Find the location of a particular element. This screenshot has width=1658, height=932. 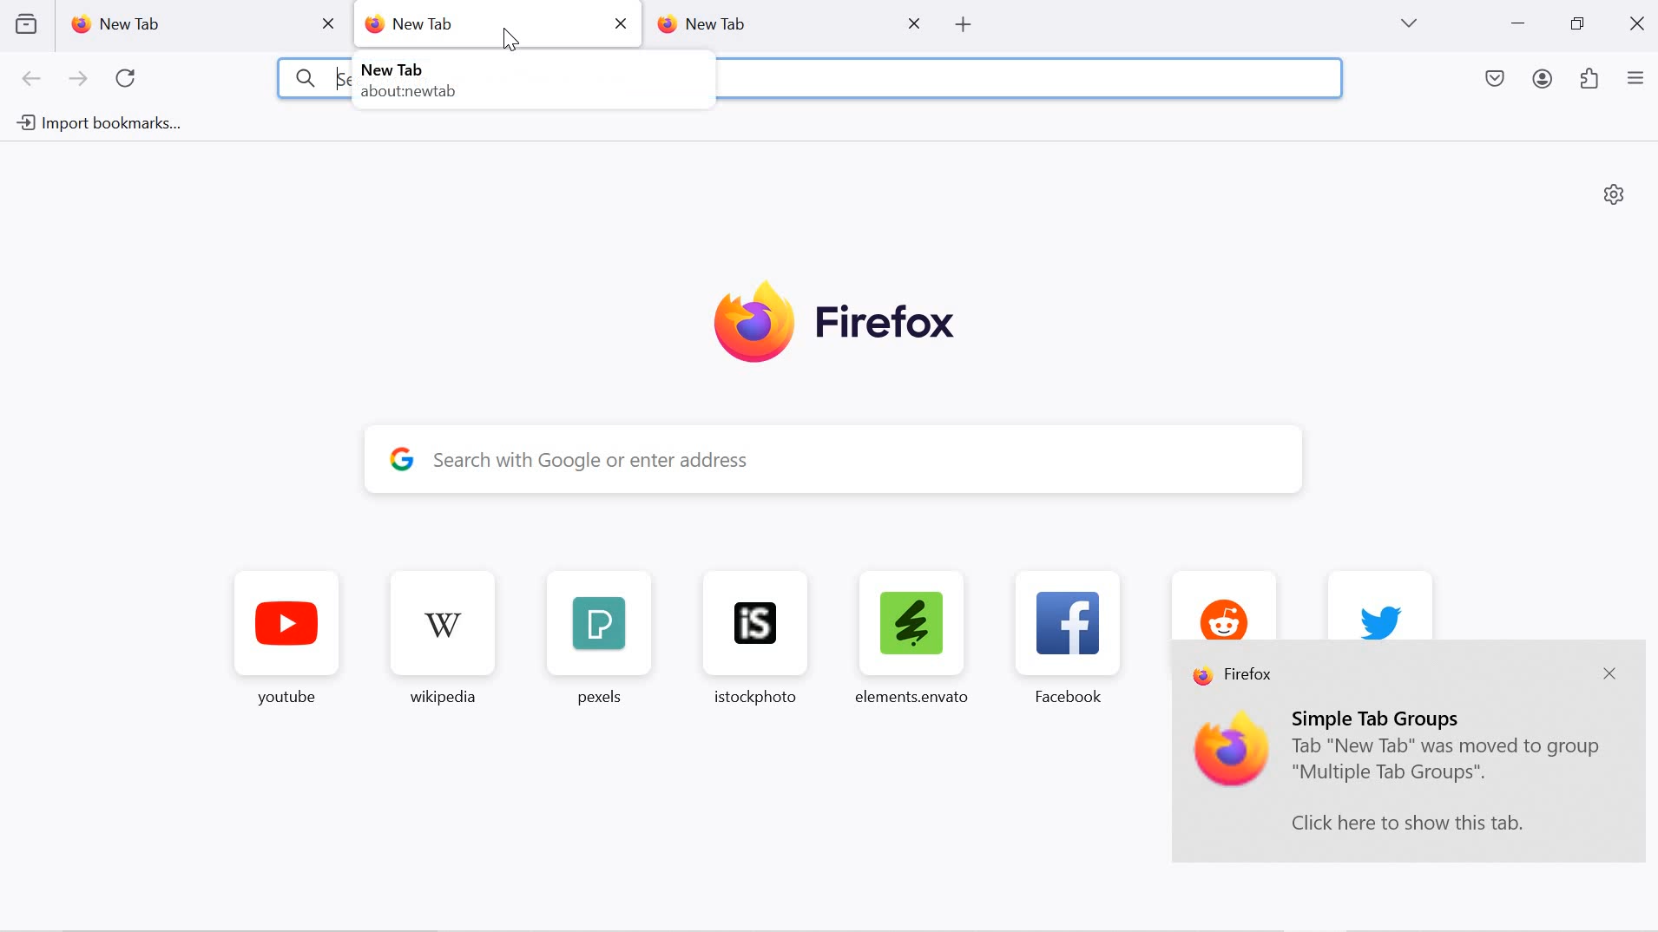

y Search with Google or enter address is located at coordinates (850, 460).